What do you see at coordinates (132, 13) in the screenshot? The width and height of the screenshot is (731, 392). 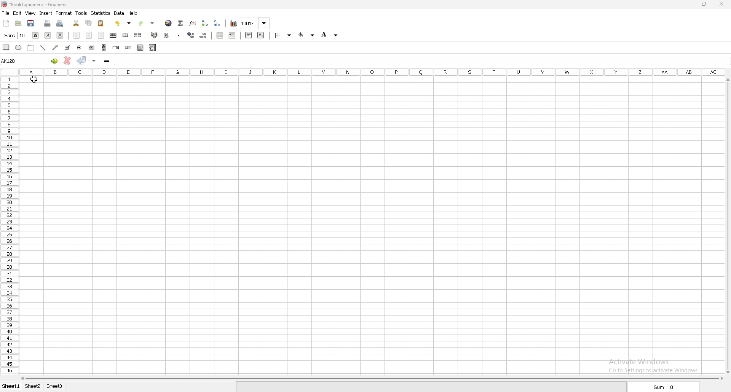 I see `help` at bounding box center [132, 13].